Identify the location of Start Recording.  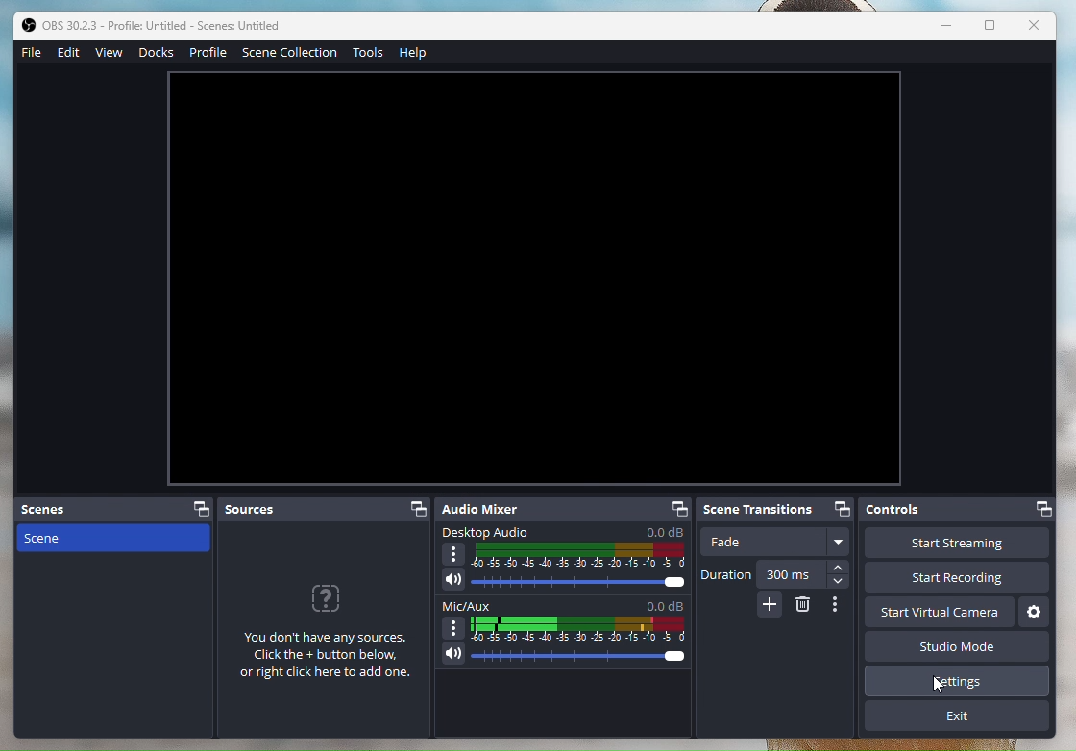
(955, 578).